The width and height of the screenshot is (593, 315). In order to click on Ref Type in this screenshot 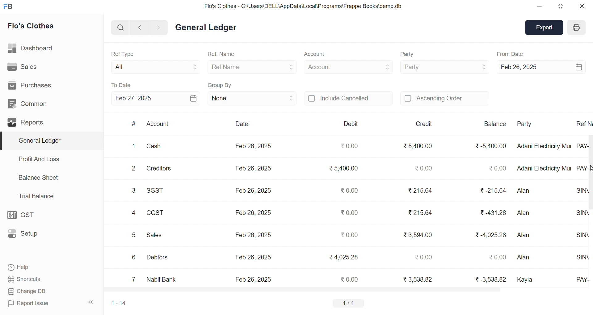, I will do `click(122, 53)`.